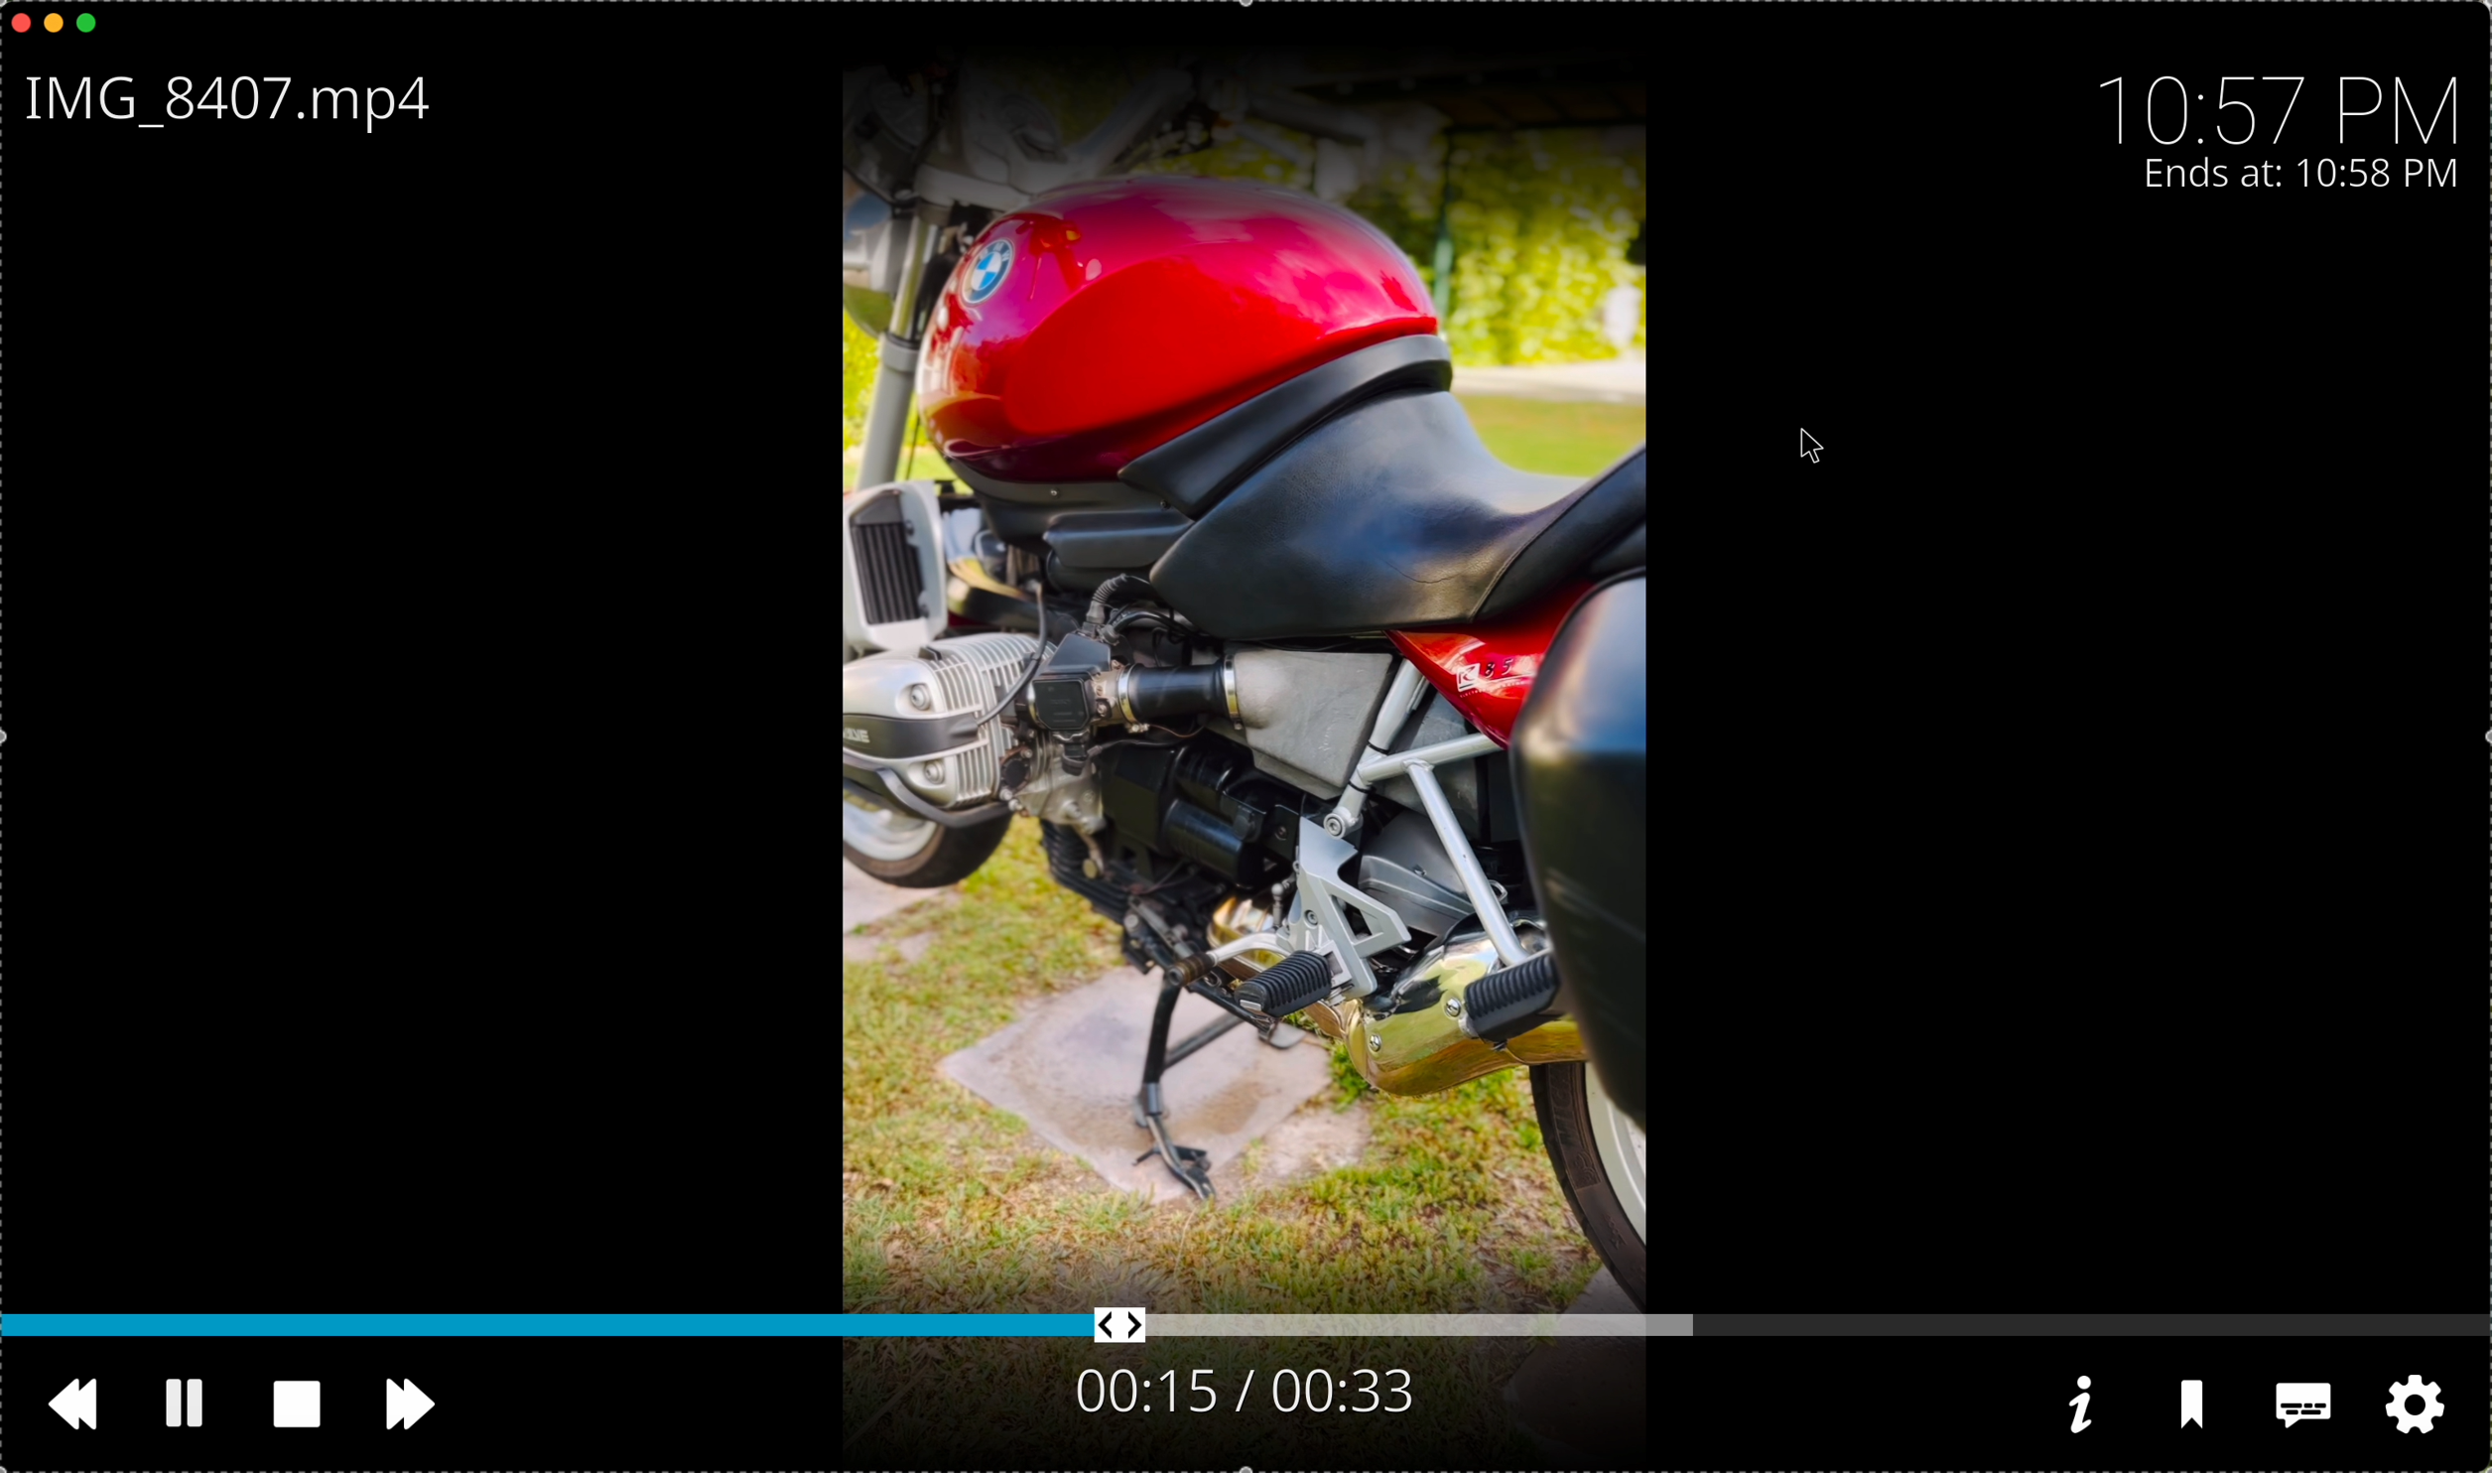  What do you see at coordinates (1238, 656) in the screenshot?
I see `video play` at bounding box center [1238, 656].